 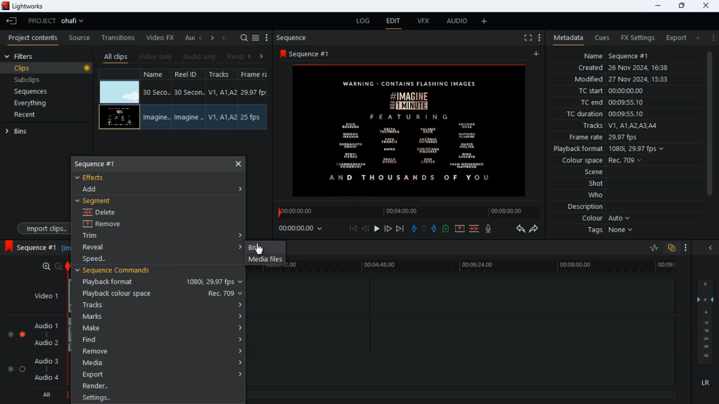 What do you see at coordinates (120, 35) in the screenshot?
I see `transitions` at bounding box center [120, 35].